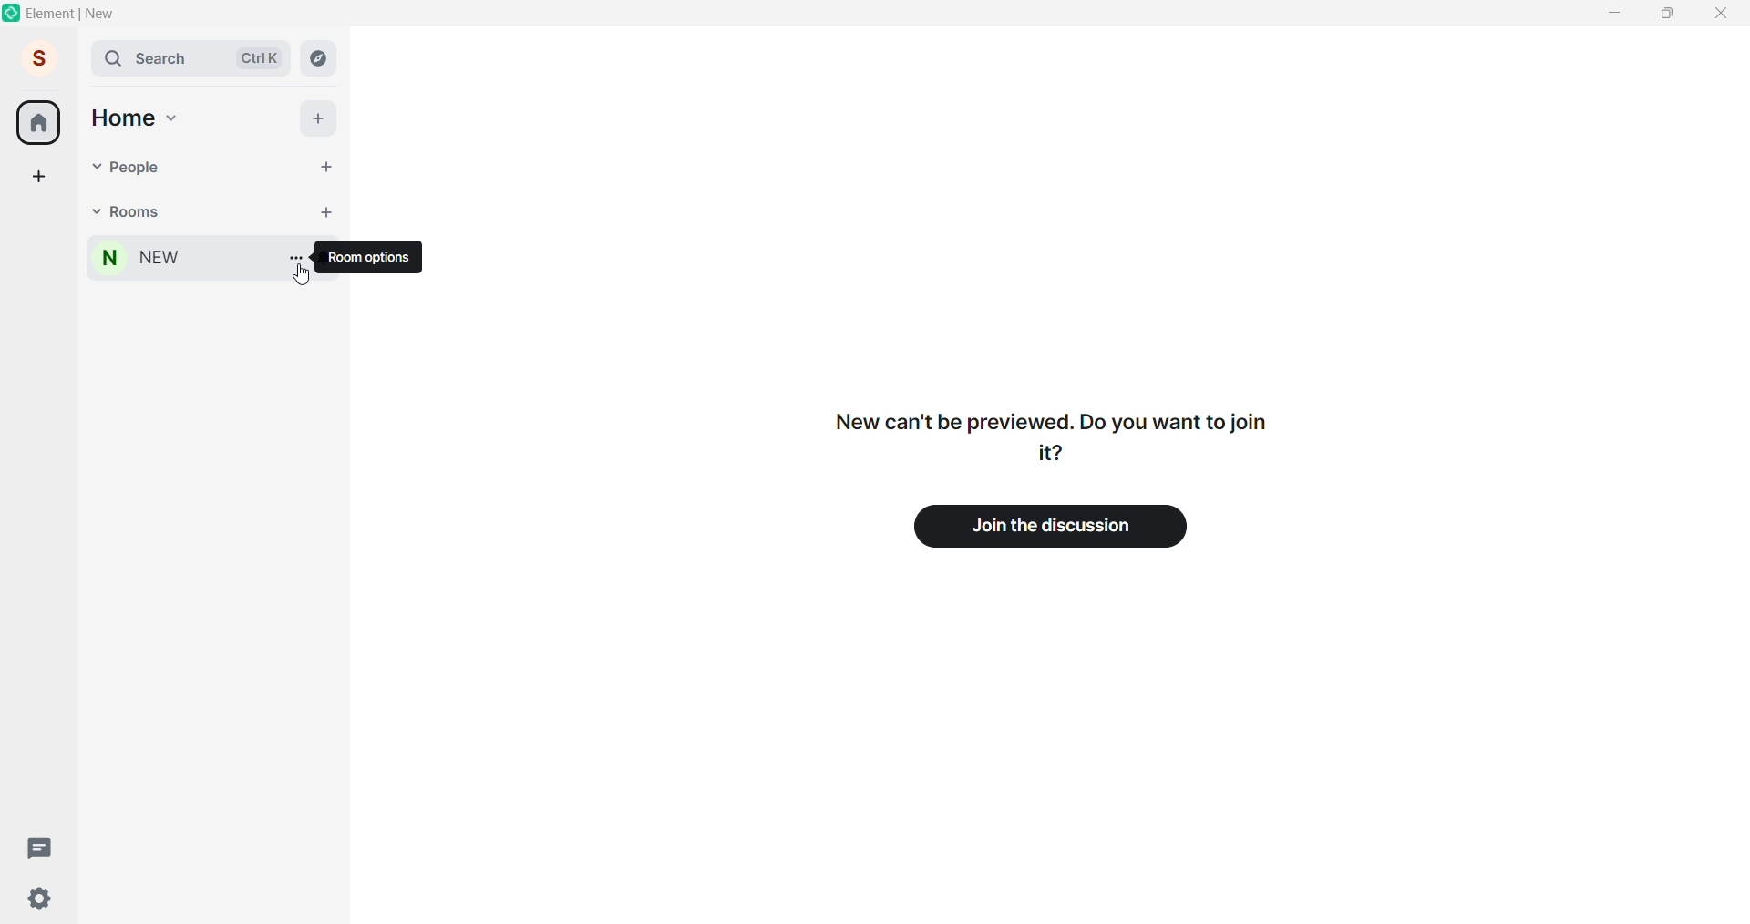 This screenshot has width=1750, height=924. I want to click on start chat, so click(315, 164).